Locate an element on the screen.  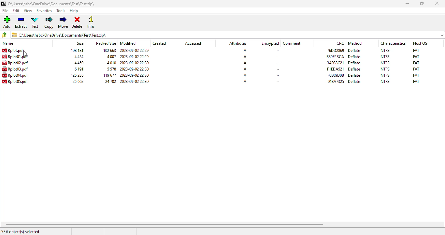
file is located at coordinates (15, 56).